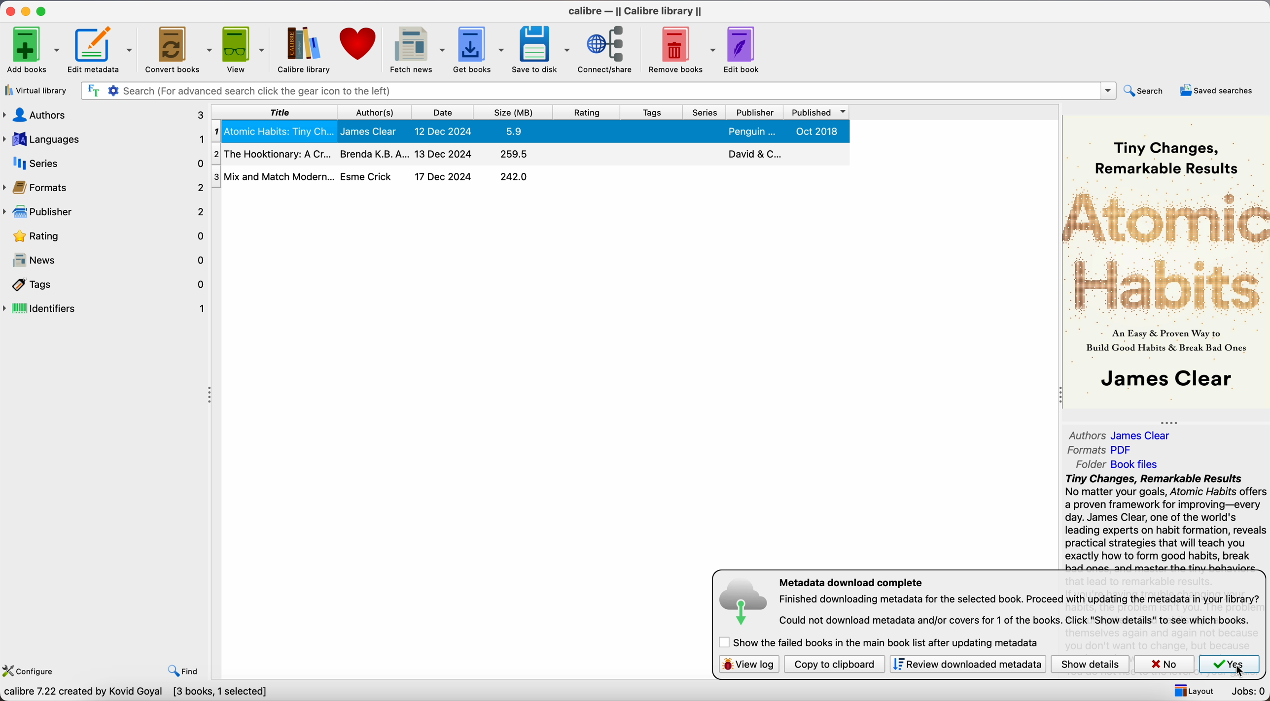 This screenshot has width=1270, height=701. I want to click on size, so click(514, 112).